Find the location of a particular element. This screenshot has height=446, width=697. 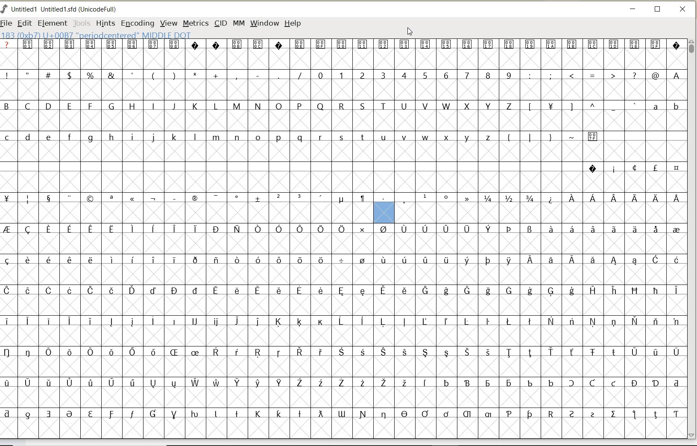

uppercase letters is located at coordinates (260, 106).